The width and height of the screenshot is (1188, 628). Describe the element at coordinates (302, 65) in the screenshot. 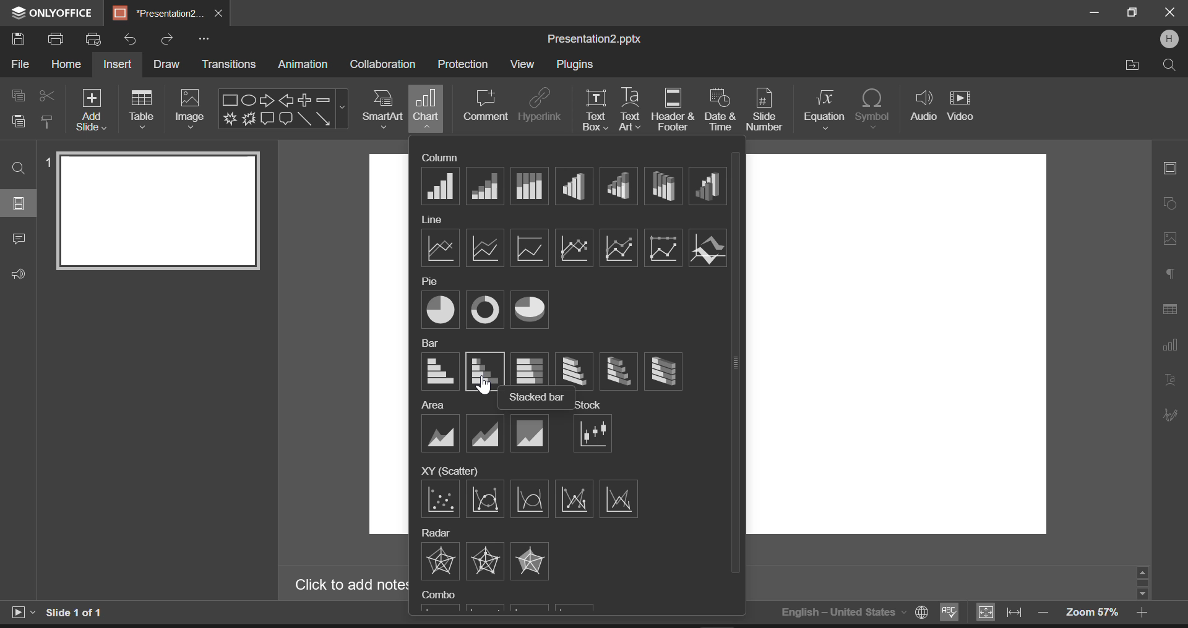

I see `Animation` at that location.